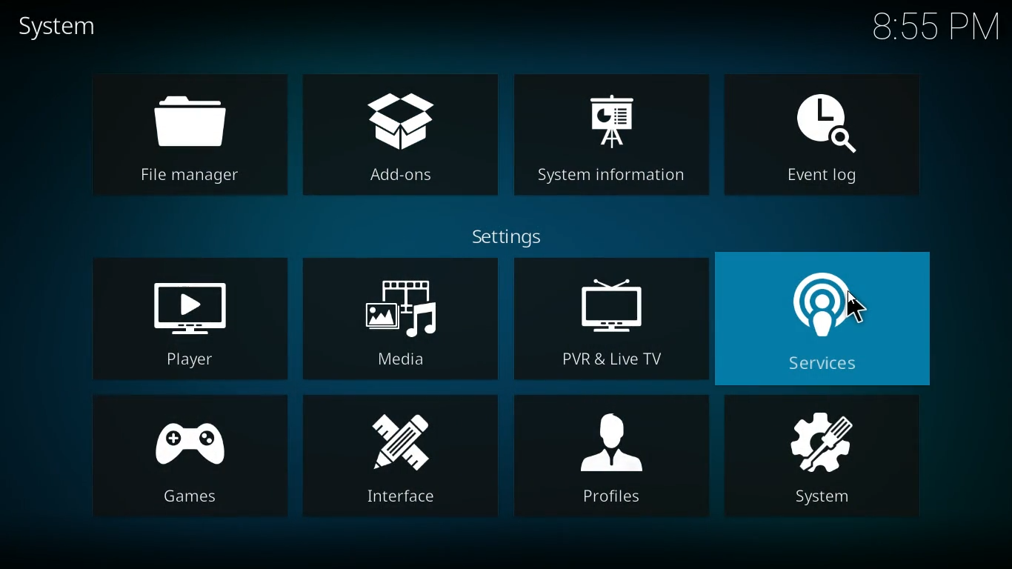 This screenshot has width=1012, height=569. What do you see at coordinates (185, 319) in the screenshot?
I see `player` at bounding box center [185, 319].